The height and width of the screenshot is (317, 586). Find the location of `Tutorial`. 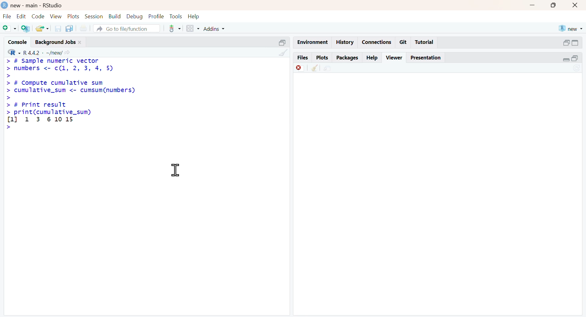

Tutorial is located at coordinates (424, 42).